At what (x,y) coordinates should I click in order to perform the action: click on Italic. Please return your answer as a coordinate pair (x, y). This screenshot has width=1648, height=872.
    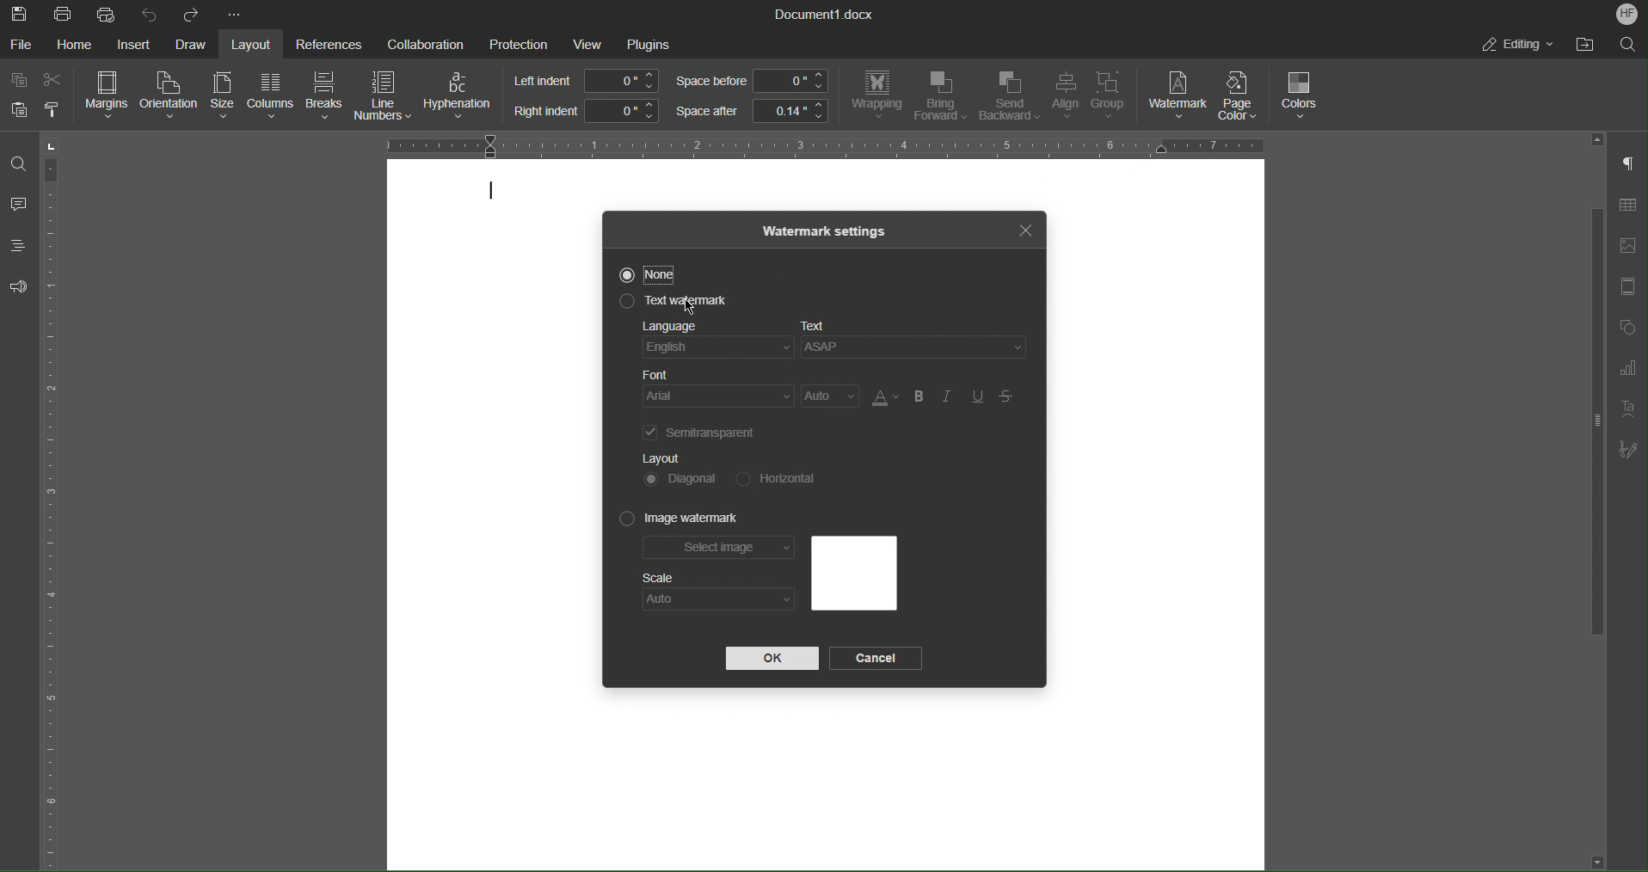
    Looking at the image, I should click on (949, 396).